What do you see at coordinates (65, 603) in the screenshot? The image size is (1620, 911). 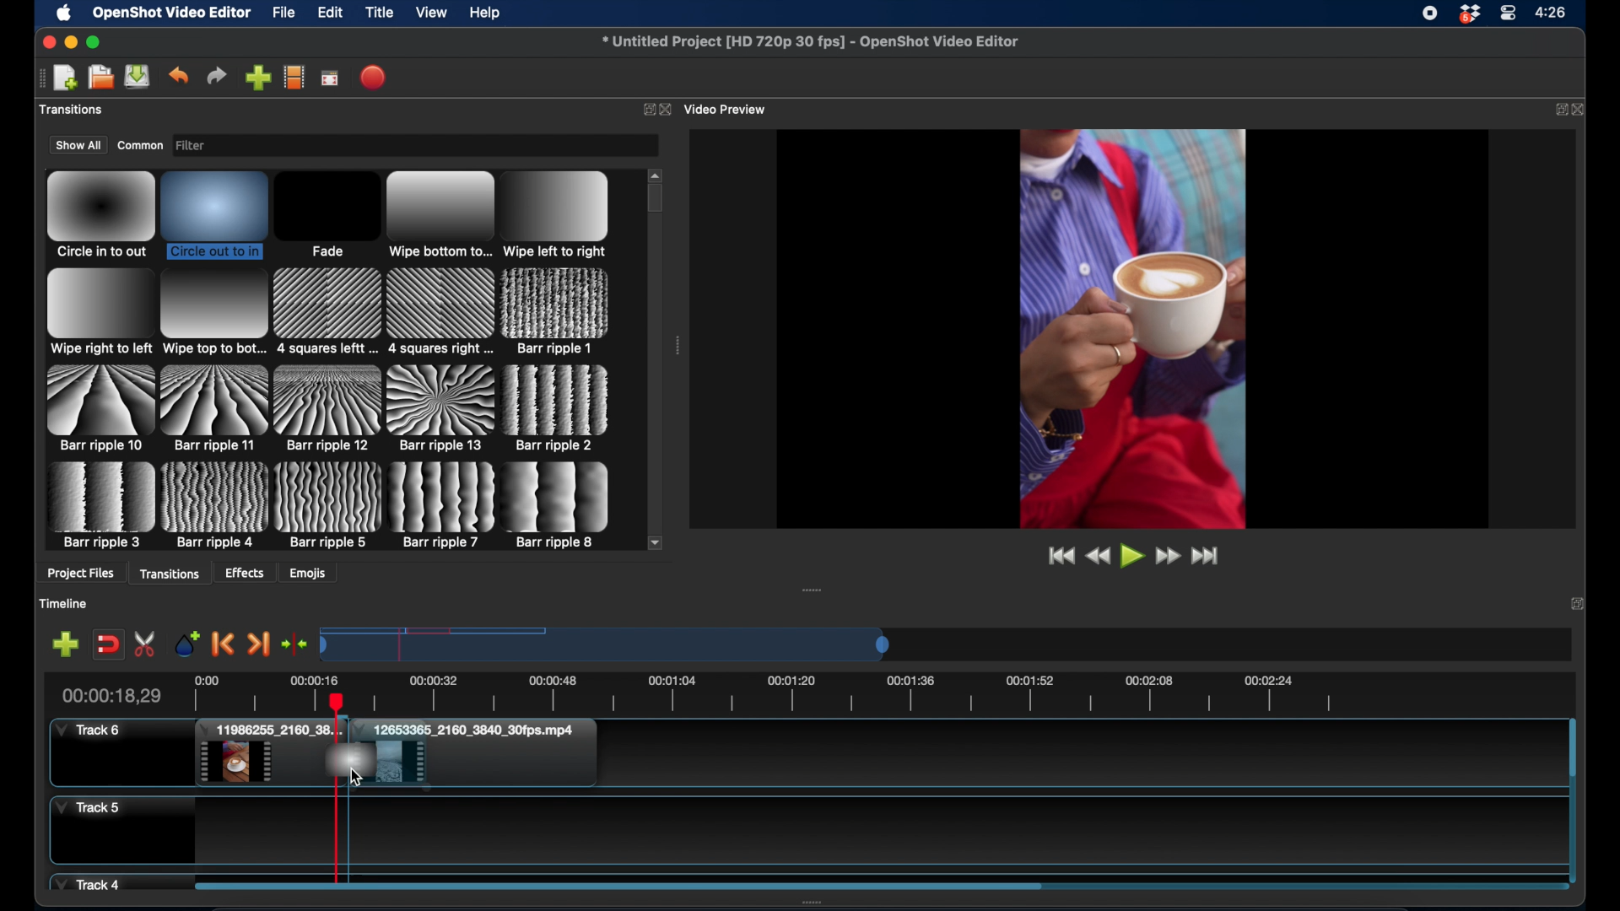 I see `timeline` at bounding box center [65, 603].